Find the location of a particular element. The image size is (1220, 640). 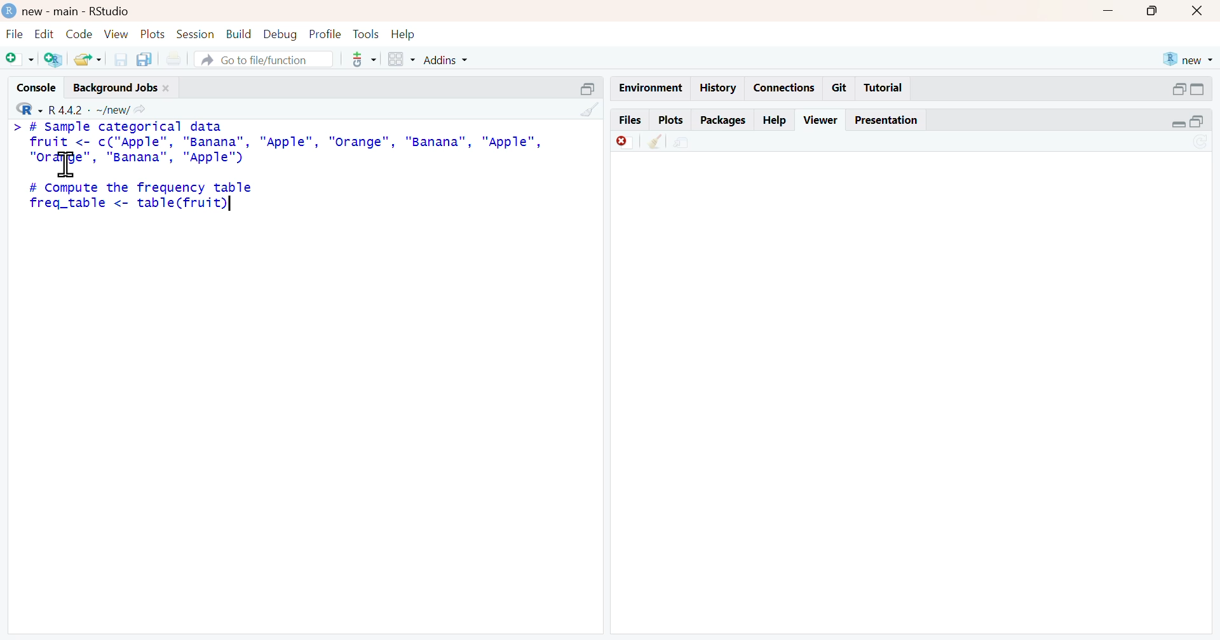

history is located at coordinates (717, 88).